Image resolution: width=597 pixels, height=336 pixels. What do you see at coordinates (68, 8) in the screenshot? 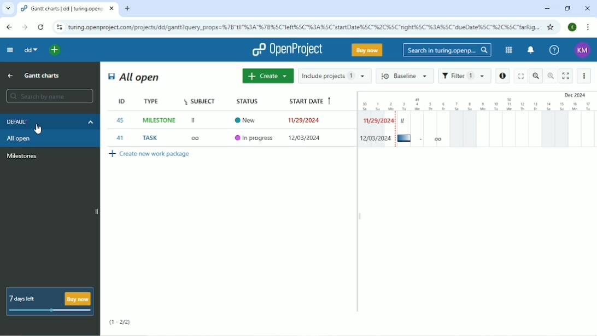
I see `Current tab` at bounding box center [68, 8].